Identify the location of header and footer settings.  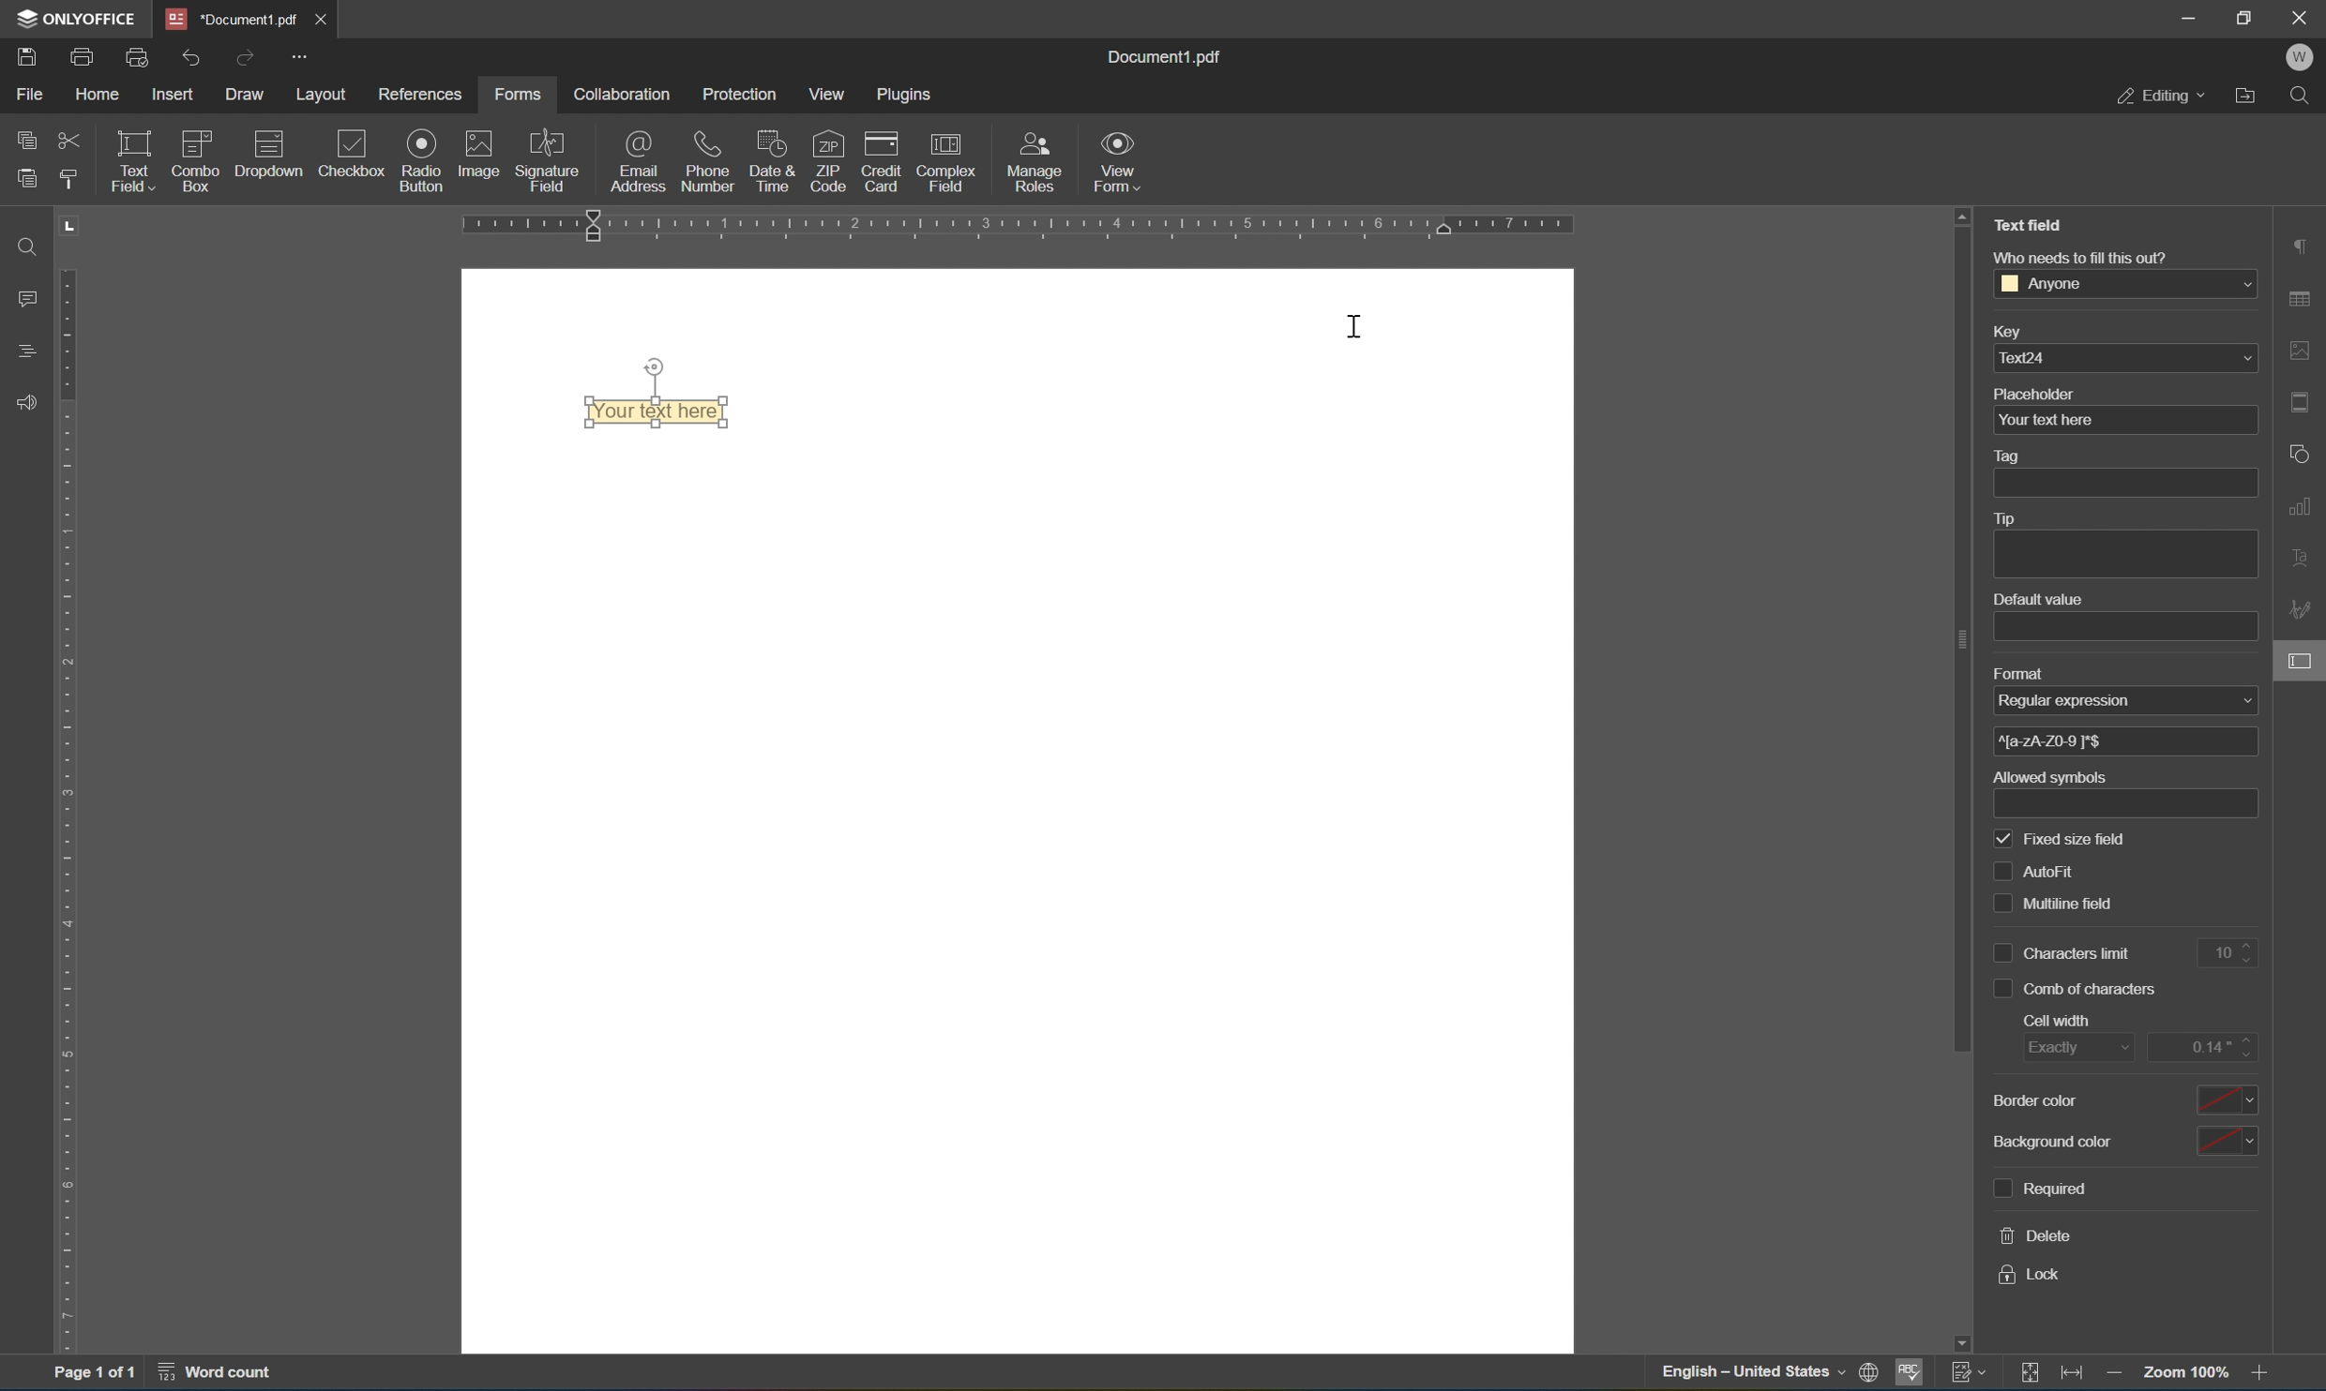
(2305, 401).